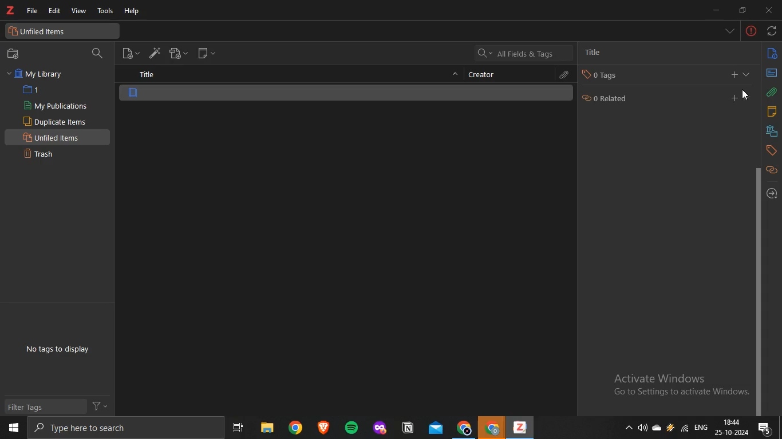  I want to click on collapse section, so click(748, 74).